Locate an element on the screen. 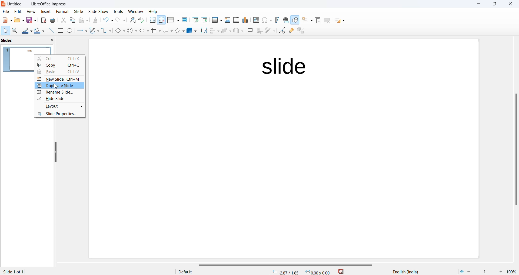  Display grid is located at coordinates (152, 20).